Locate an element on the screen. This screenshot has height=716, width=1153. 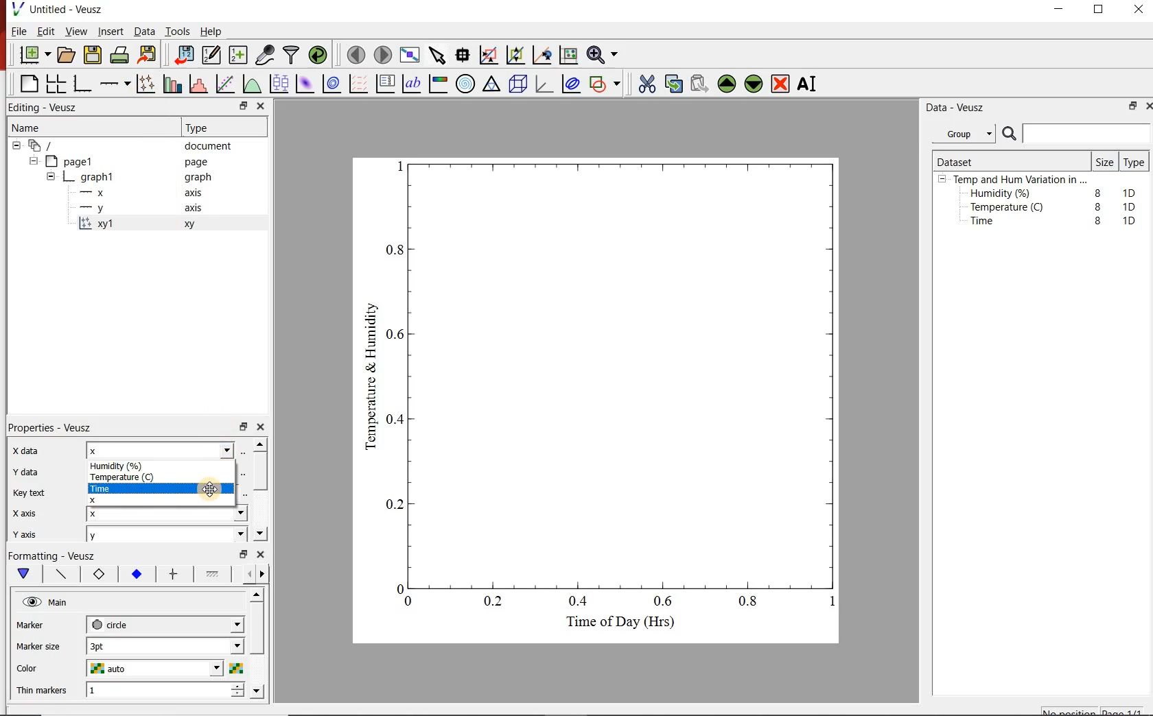
view plot full screen is located at coordinates (410, 56).